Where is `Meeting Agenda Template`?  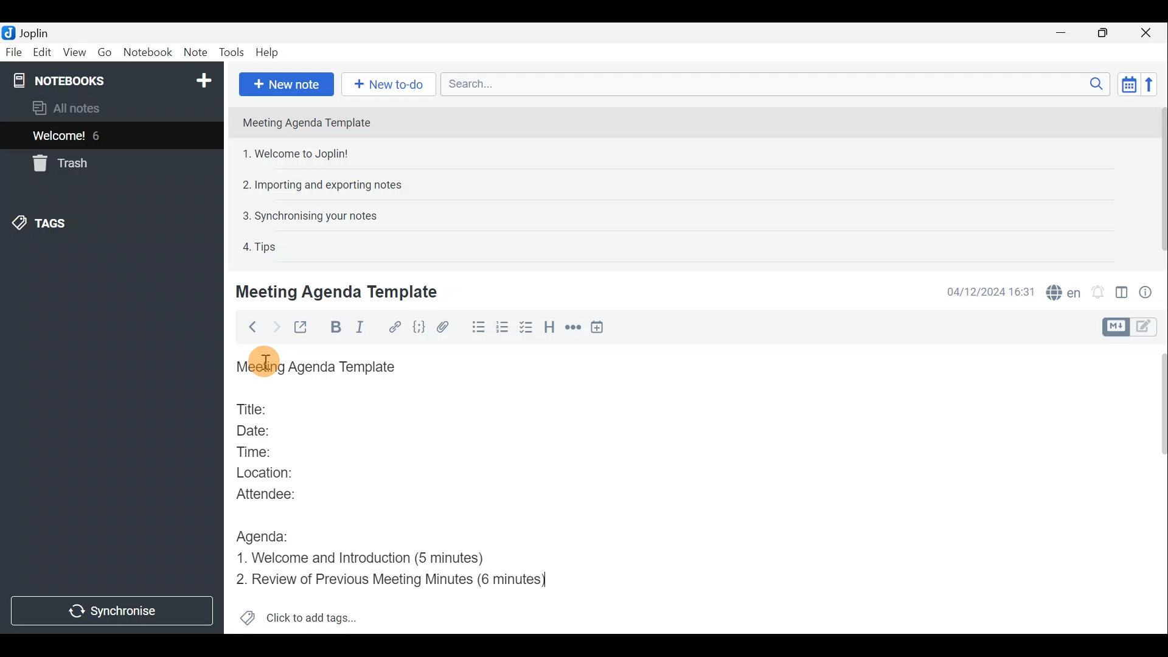 Meeting Agenda Template is located at coordinates (308, 122).